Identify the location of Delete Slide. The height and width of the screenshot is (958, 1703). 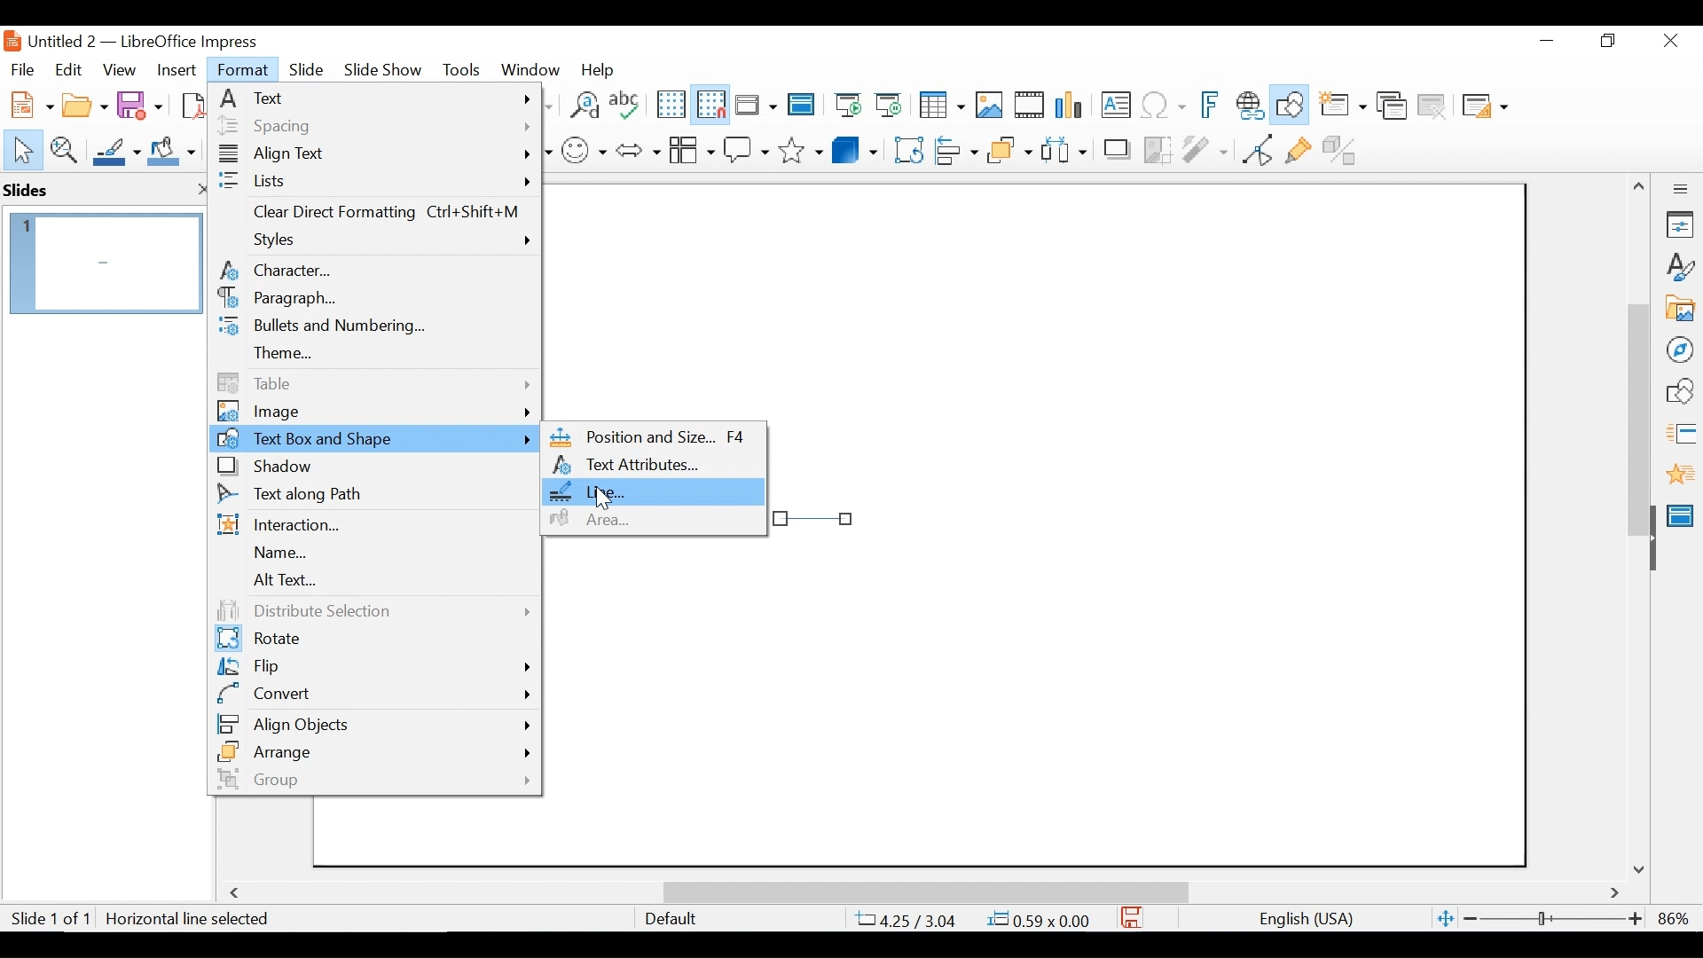
(1431, 106).